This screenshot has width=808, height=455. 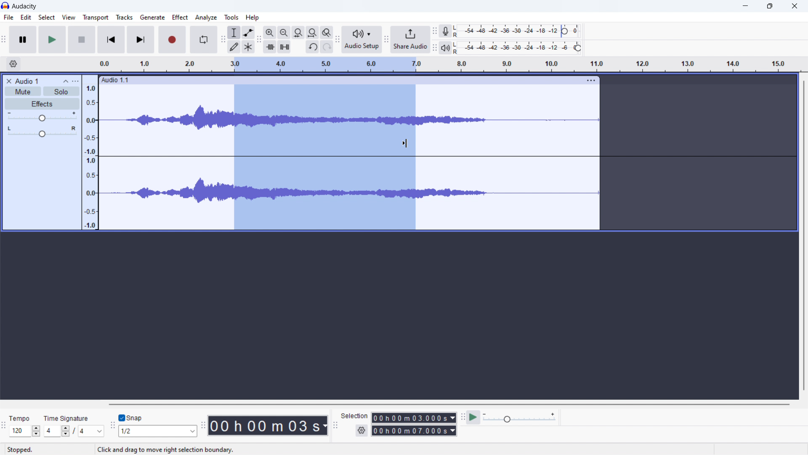 What do you see at coordinates (232, 17) in the screenshot?
I see `tools` at bounding box center [232, 17].